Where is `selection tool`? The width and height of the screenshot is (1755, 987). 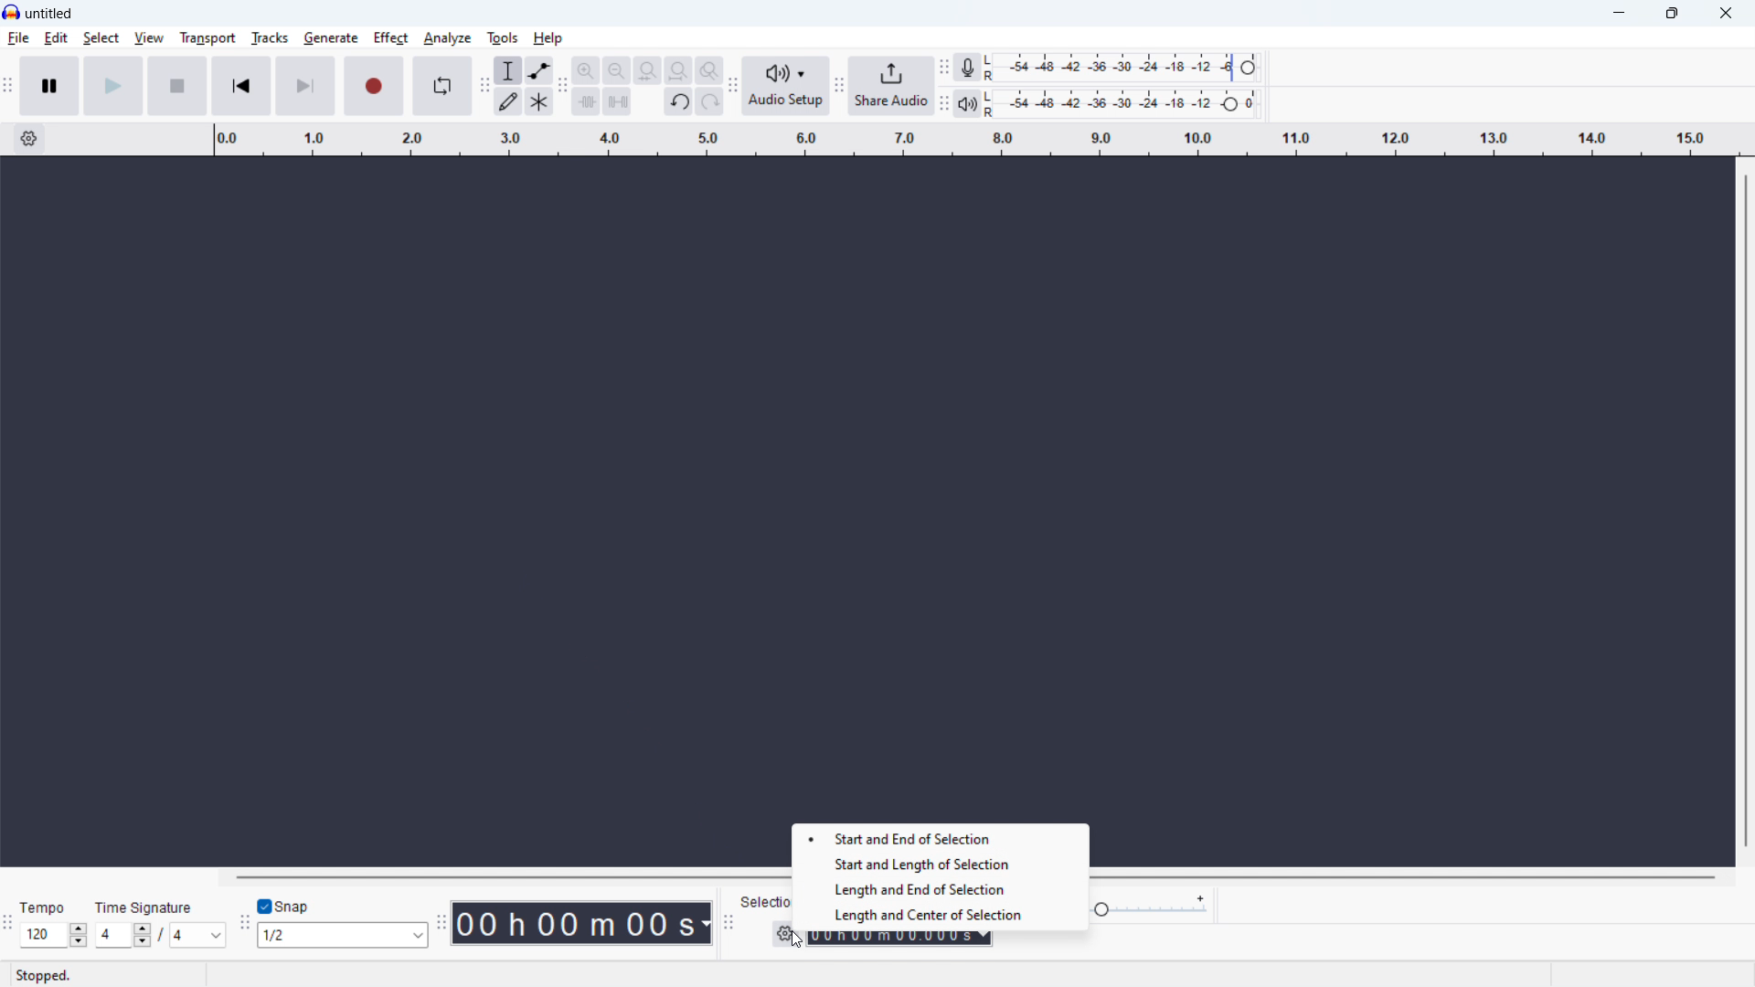 selection tool is located at coordinates (507, 70).